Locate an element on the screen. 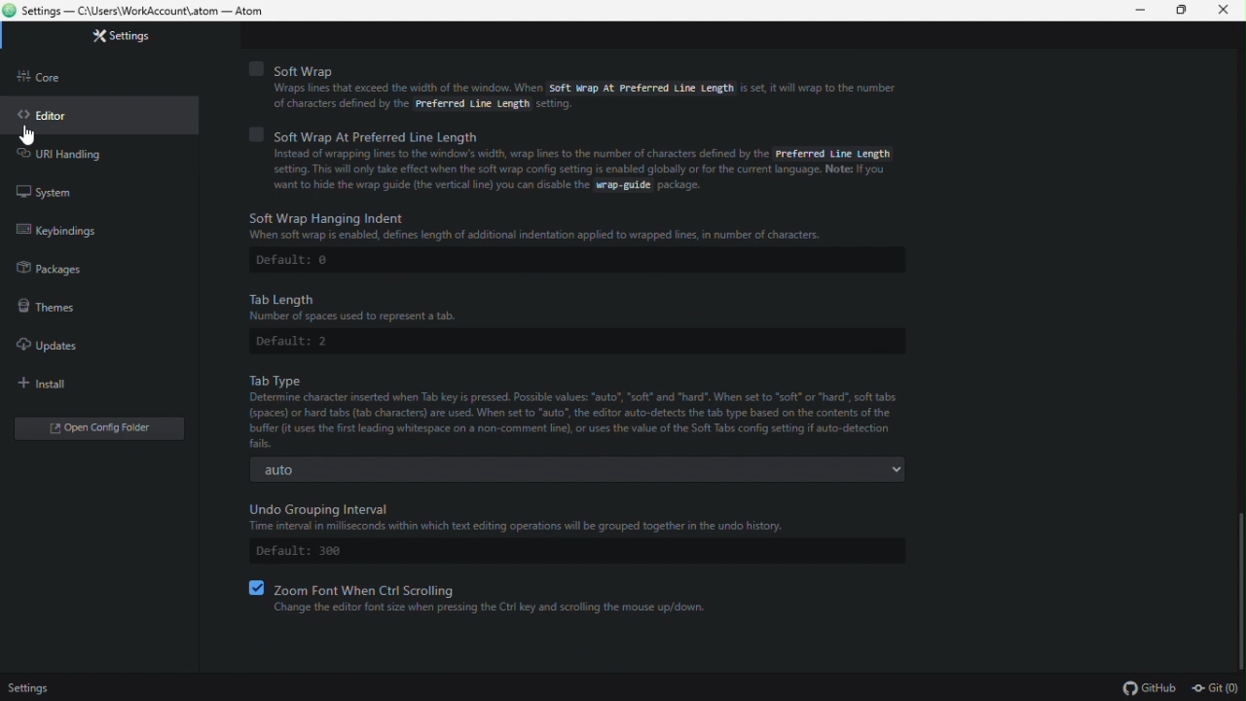  github is located at coordinates (1150, 686).